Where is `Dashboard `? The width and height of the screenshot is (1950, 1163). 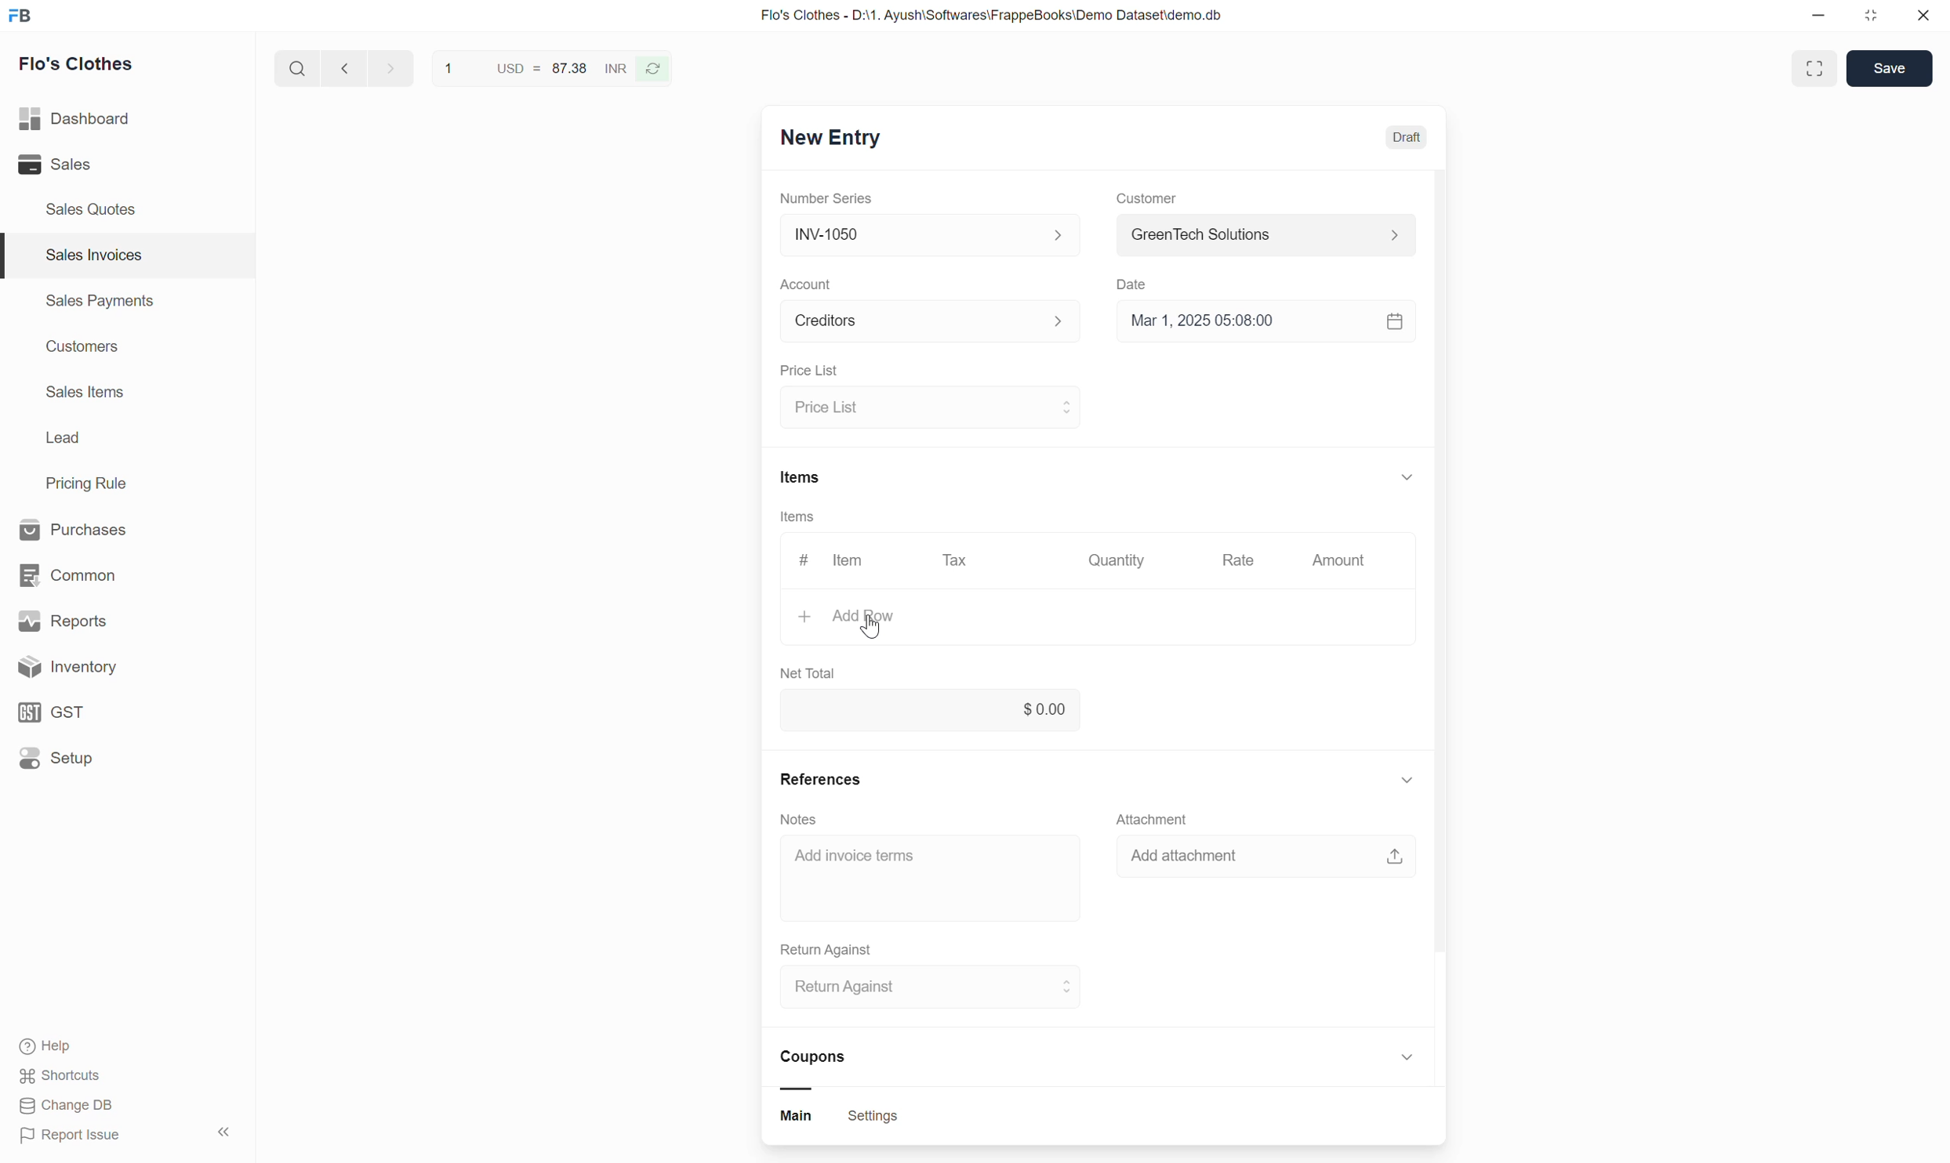 Dashboard  is located at coordinates (102, 119).